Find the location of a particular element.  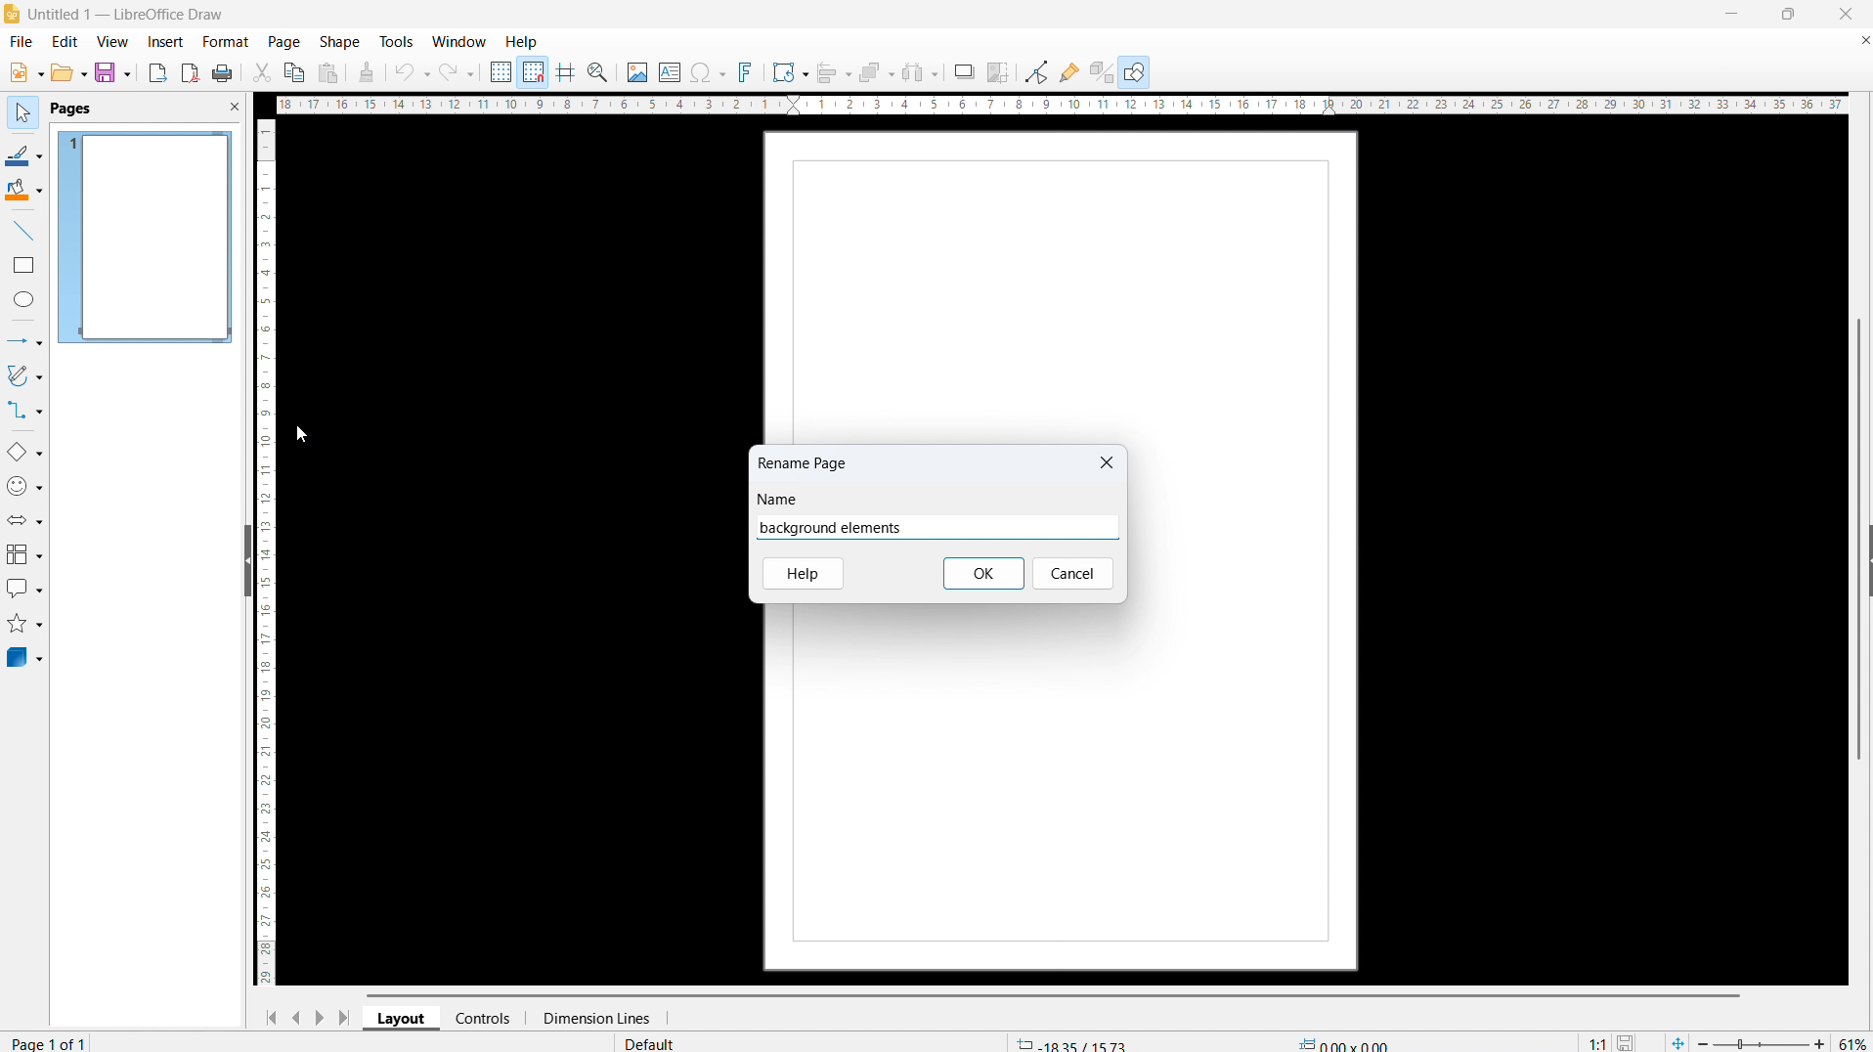

New page name typed  is located at coordinates (835, 528).